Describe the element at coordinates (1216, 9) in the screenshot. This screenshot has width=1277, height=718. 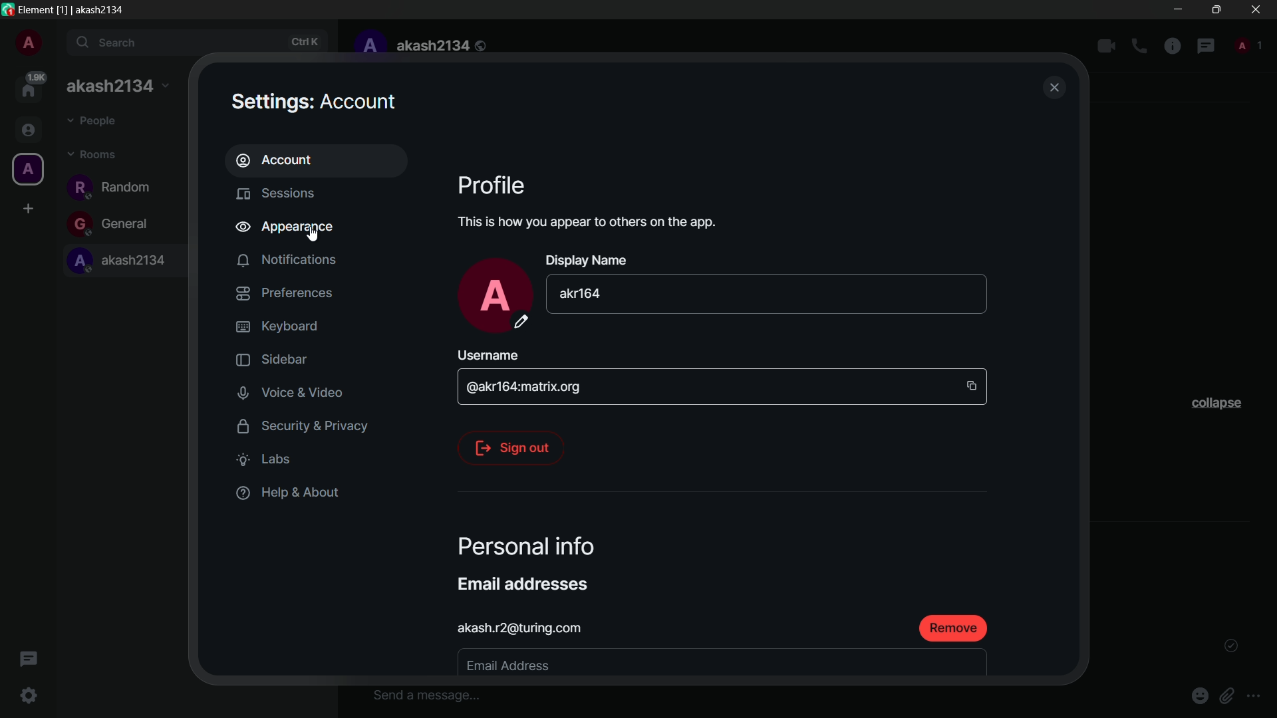
I see `maximize or restore` at that location.